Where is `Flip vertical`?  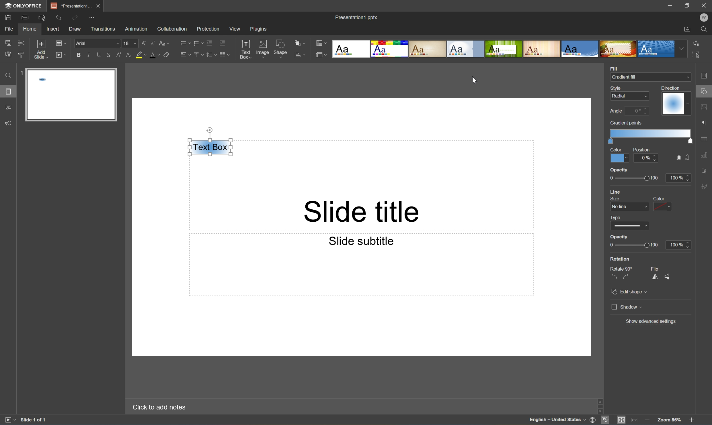 Flip vertical is located at coordinates (668, 276).